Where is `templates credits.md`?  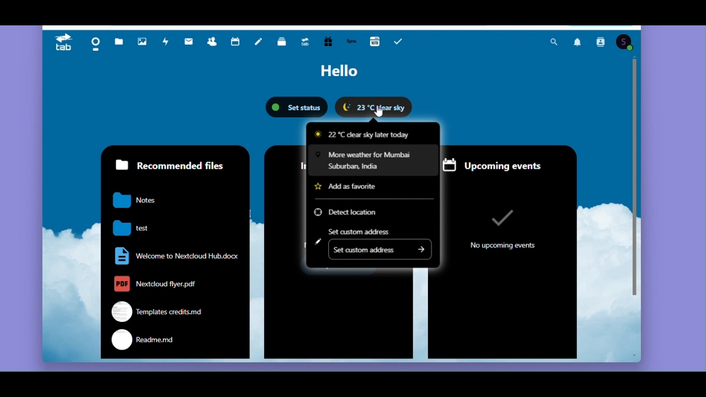 templates credits.md is located at coordinates (153, 311).